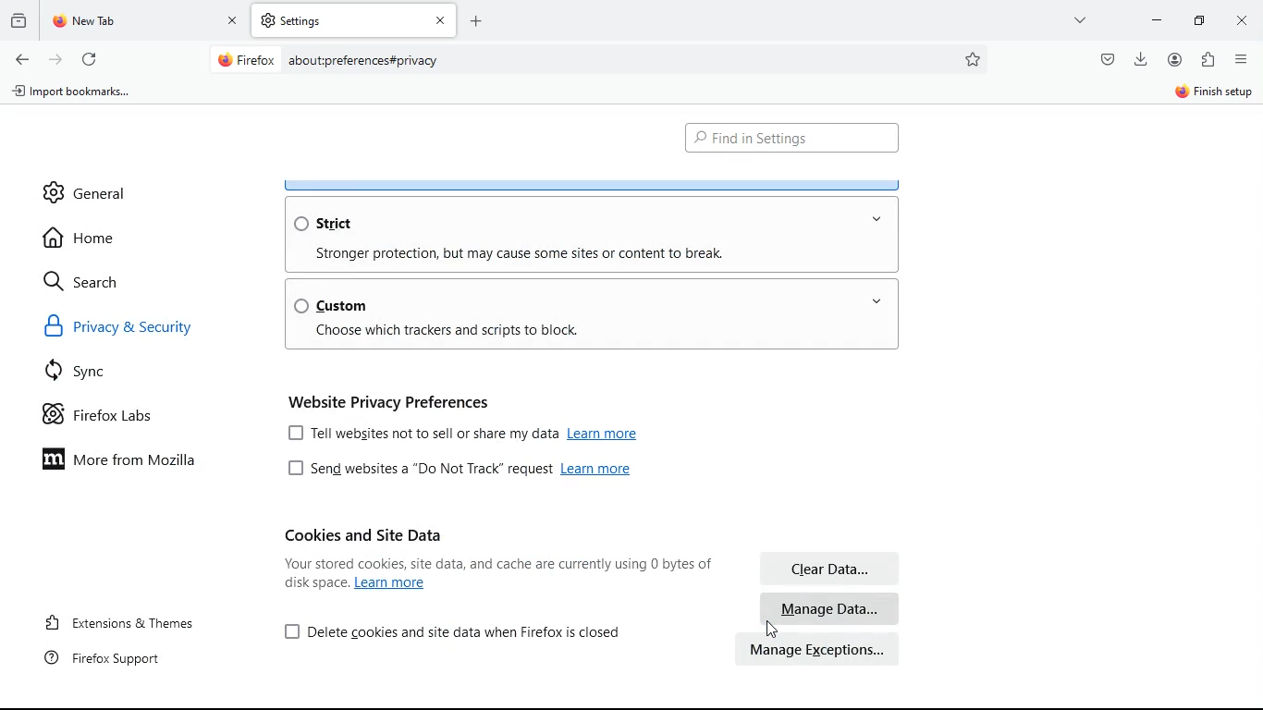  Describe the element at coordinates (364, 61) in the screenshot. I see `about:preferences#privacy` at that location.